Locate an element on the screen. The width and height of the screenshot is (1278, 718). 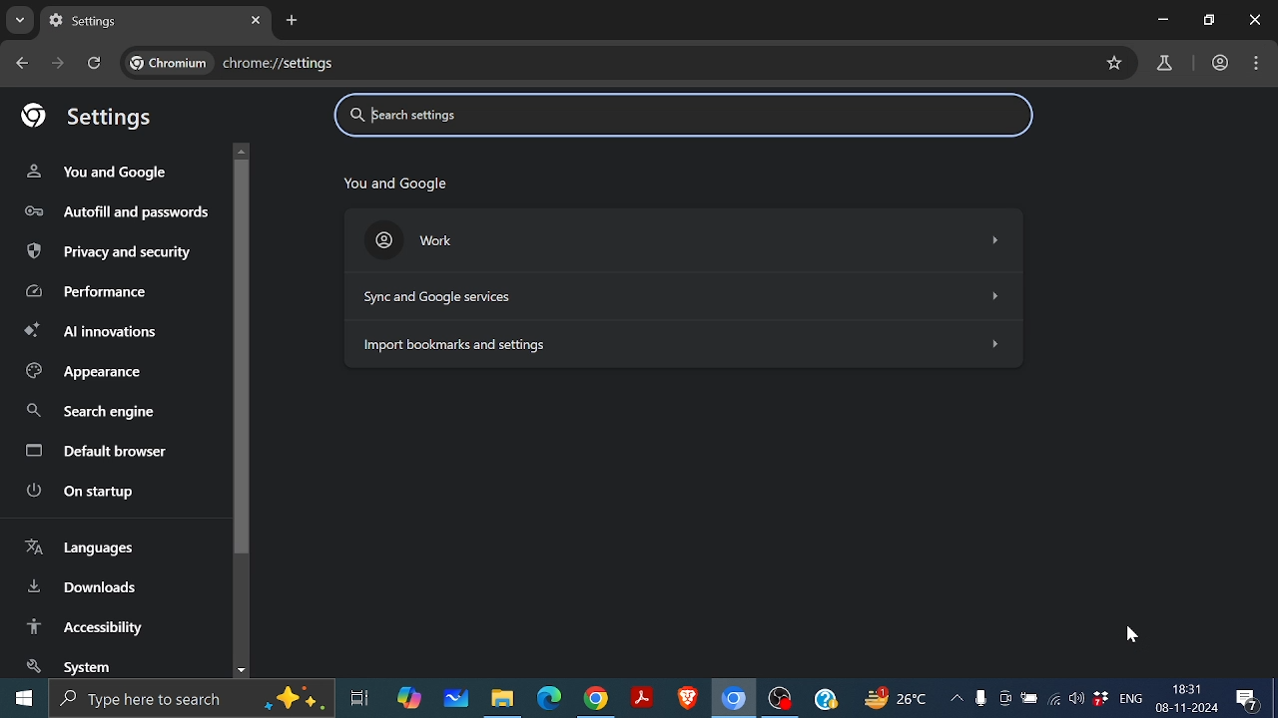
Google lab is located at coordinates (1166, 64).